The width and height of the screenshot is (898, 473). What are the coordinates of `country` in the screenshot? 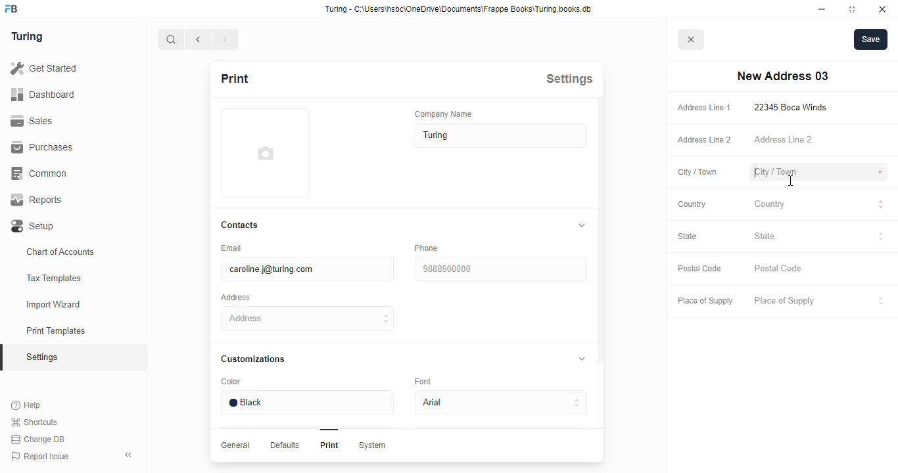 It's located at (692, 204).